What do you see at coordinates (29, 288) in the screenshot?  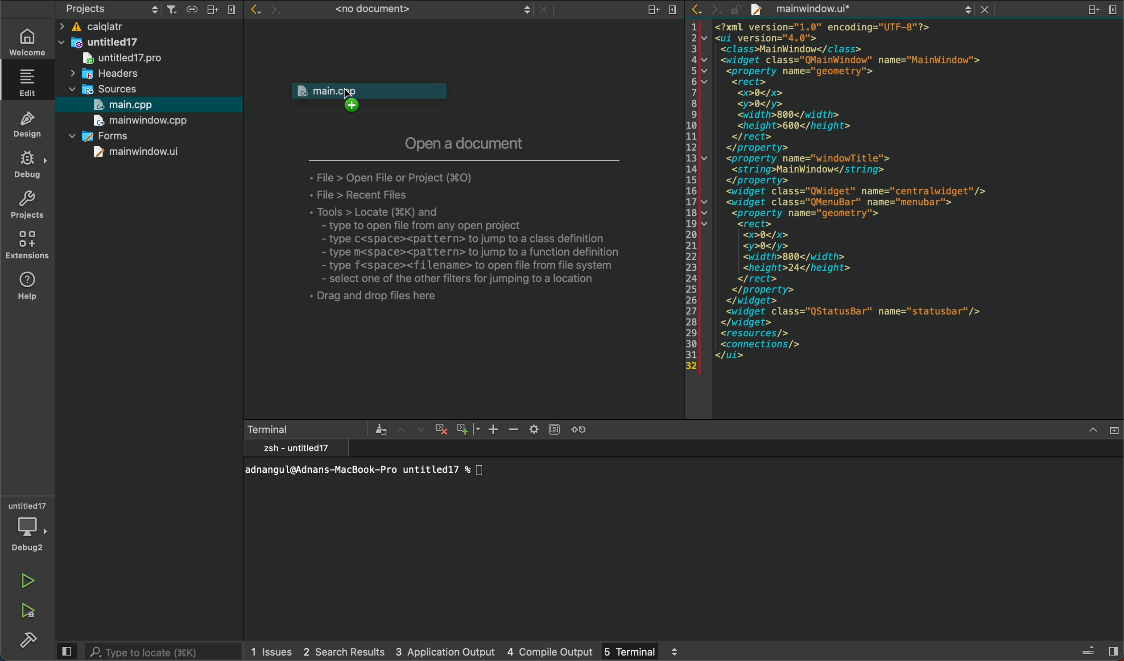 I see `help` at bounding box center [29, 288].